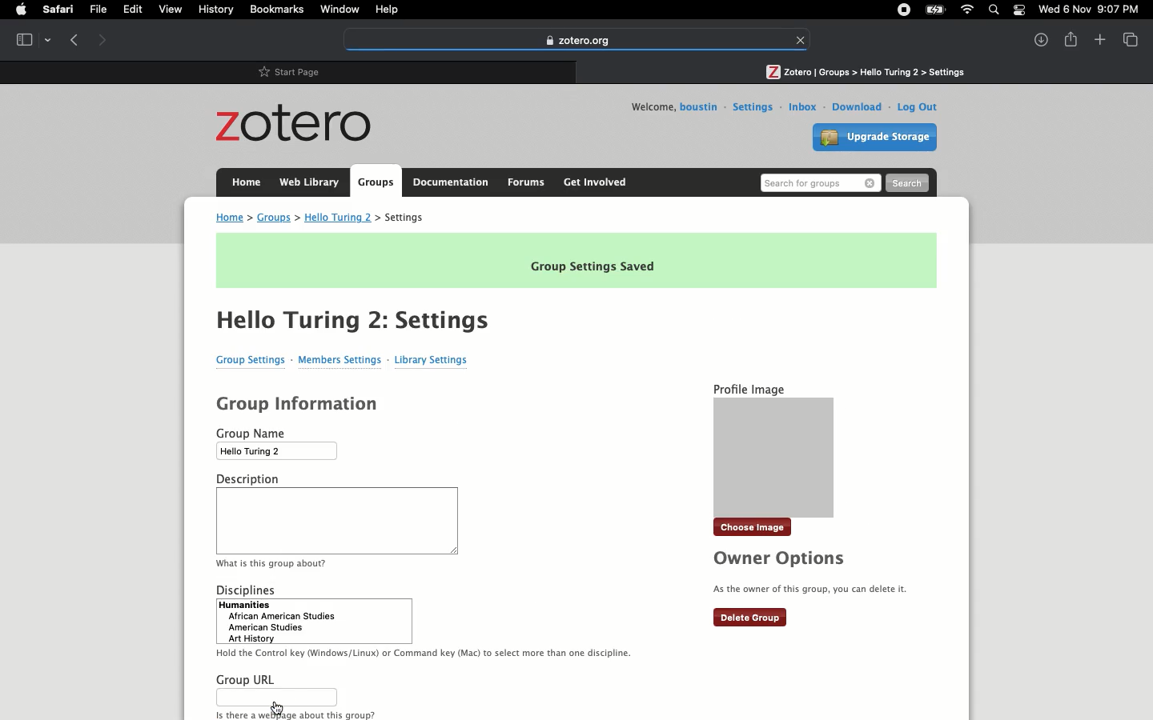  What do you see at coordinates (1017, 12) in the screenshot?
I see `Notification bar` at bounding box center [1017, 12].